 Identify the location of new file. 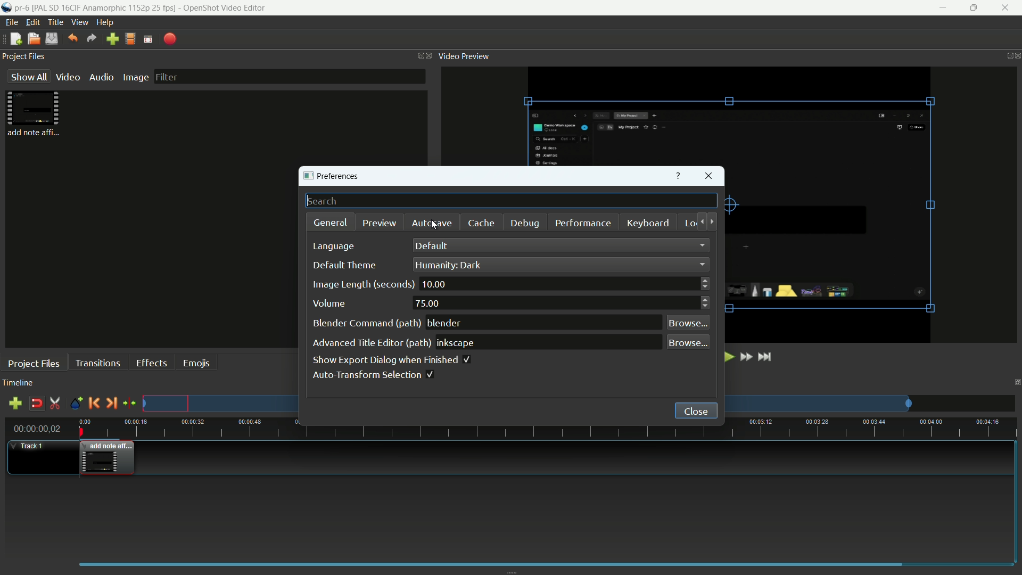
(15, 39).